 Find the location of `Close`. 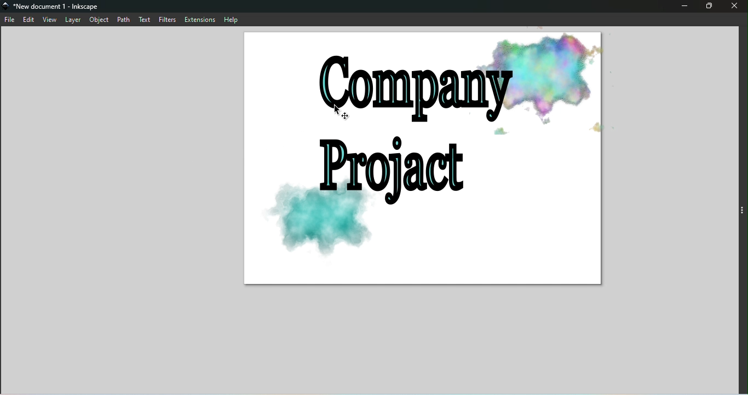

Close is located at coordinates (733, 7).